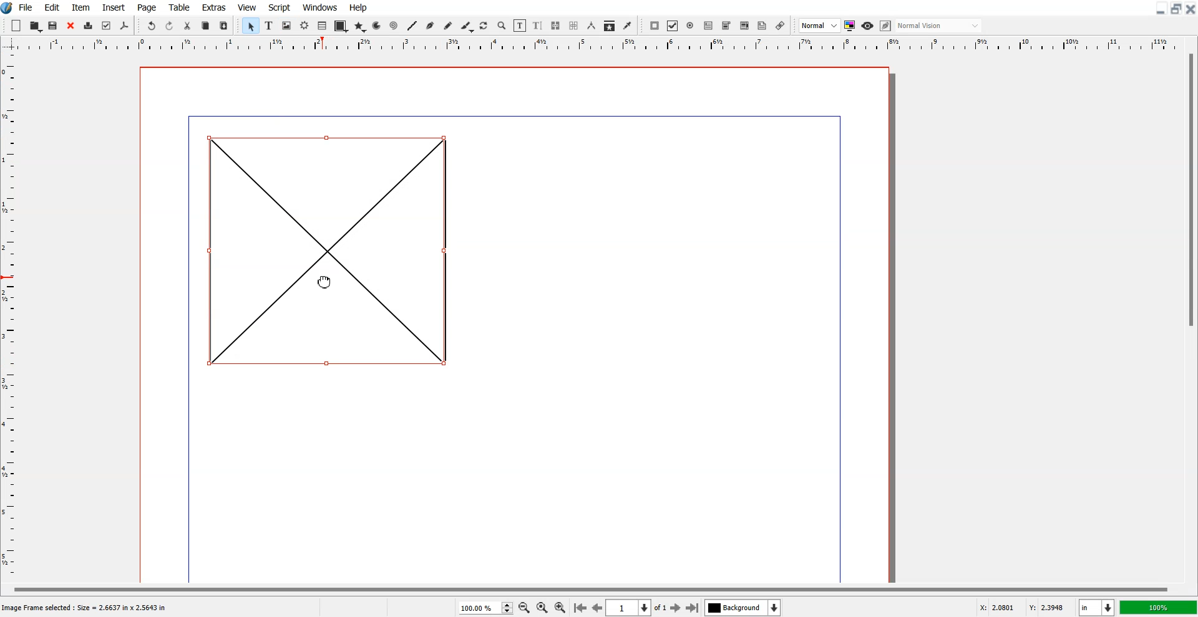 This screenshot has width=1198, height=617. What do you see at coordinates (112, 7) in the screenshot?
I see `Insert` at bounding box center [112, 7].